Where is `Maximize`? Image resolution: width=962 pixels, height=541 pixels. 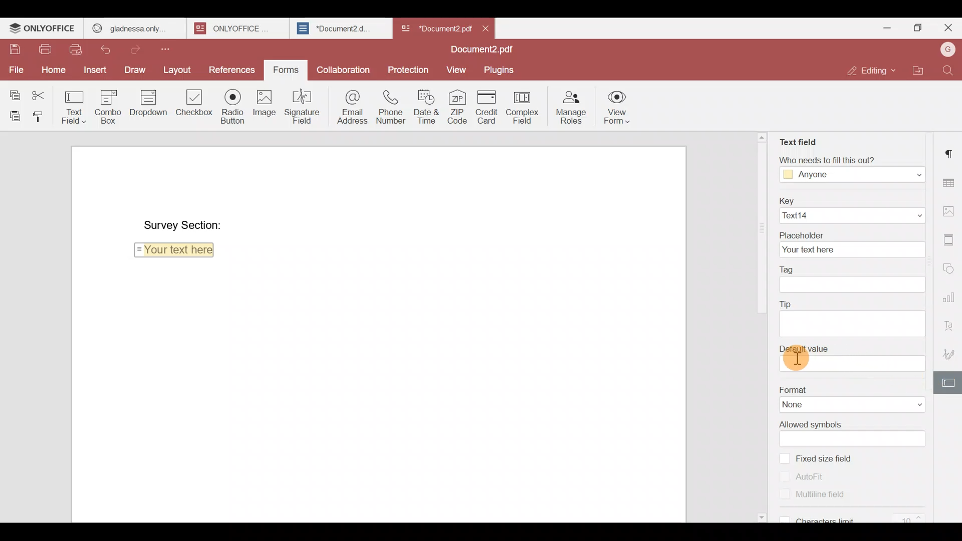
Maximize is located at coordinates (920, 28).